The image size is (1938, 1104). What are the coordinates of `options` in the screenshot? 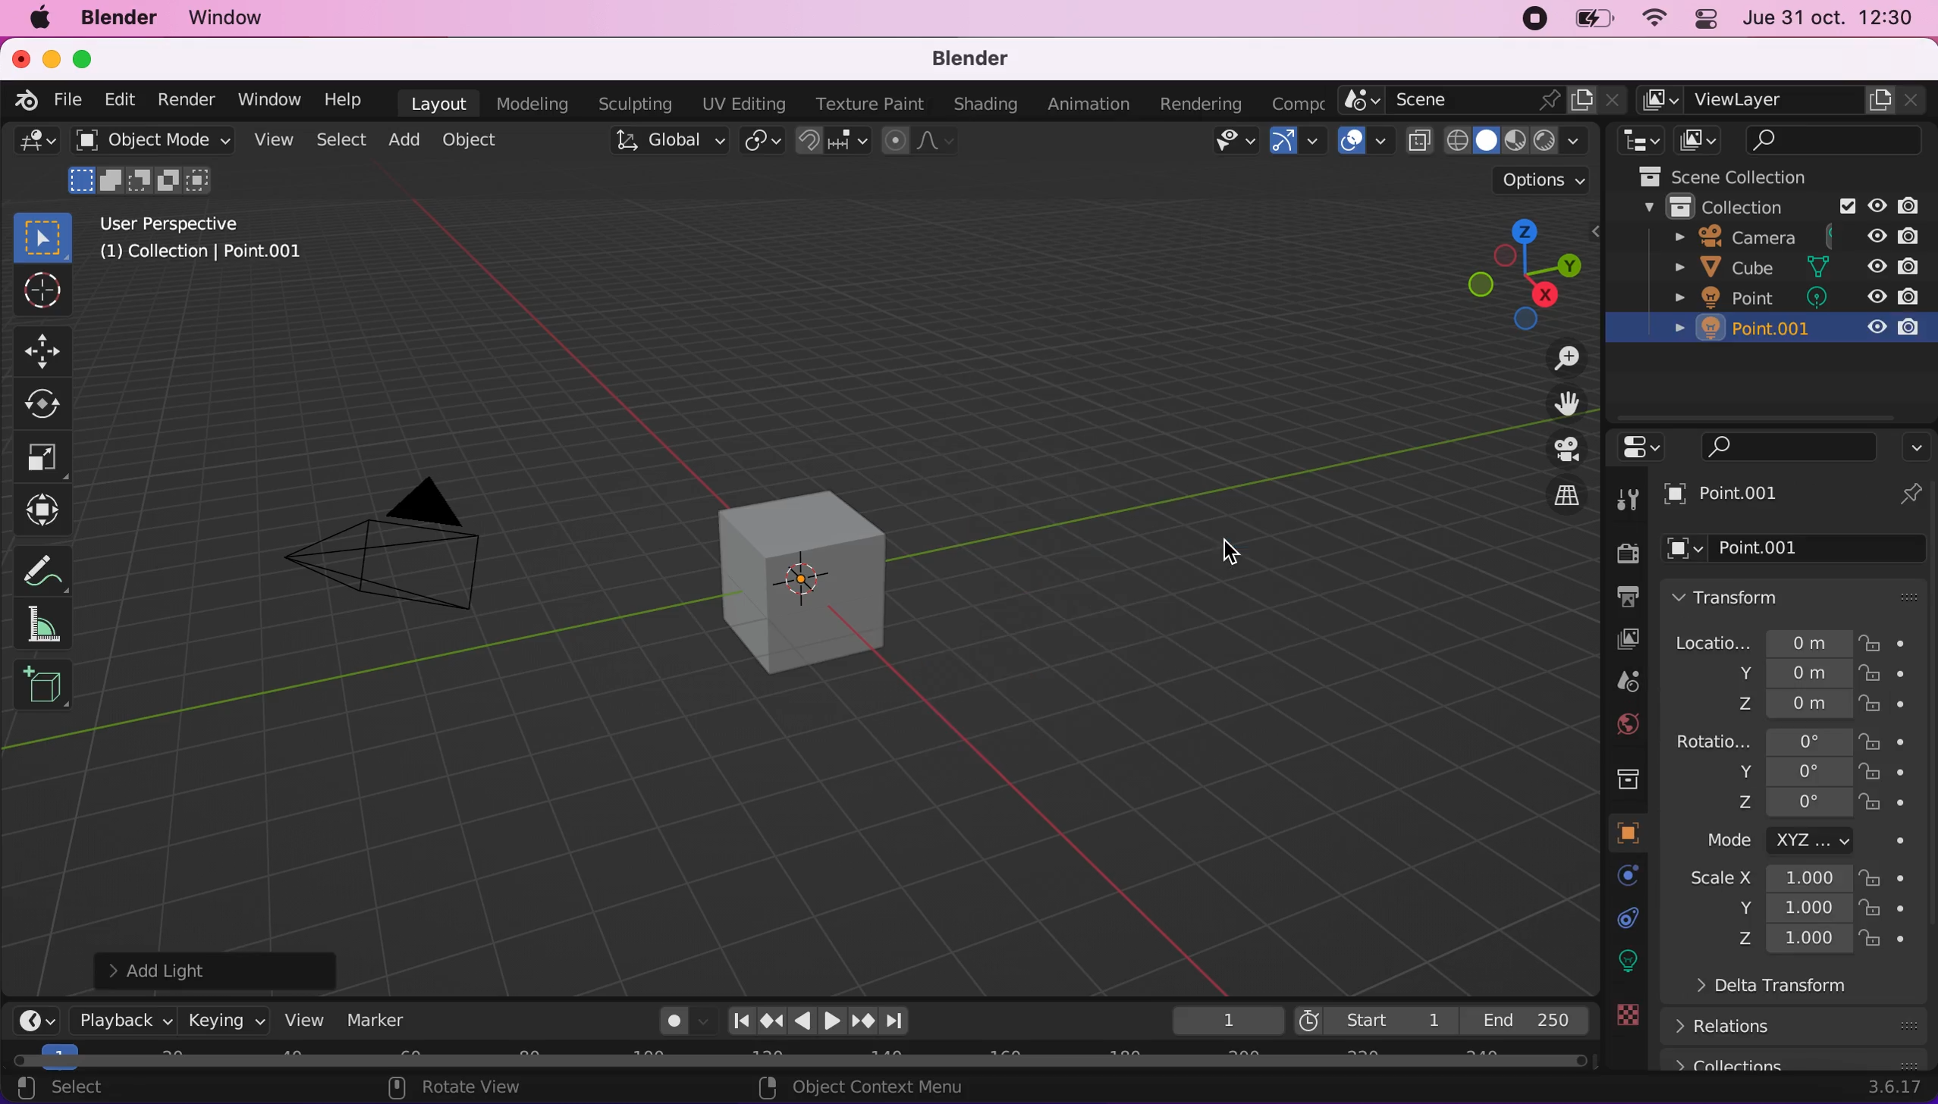 It's located at (1914, 446).